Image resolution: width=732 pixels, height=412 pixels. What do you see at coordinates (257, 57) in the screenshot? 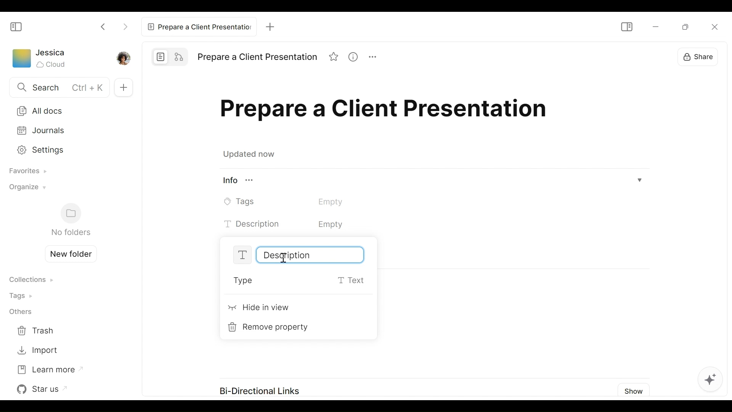
I see `Title` at bounding box center [257, 57].